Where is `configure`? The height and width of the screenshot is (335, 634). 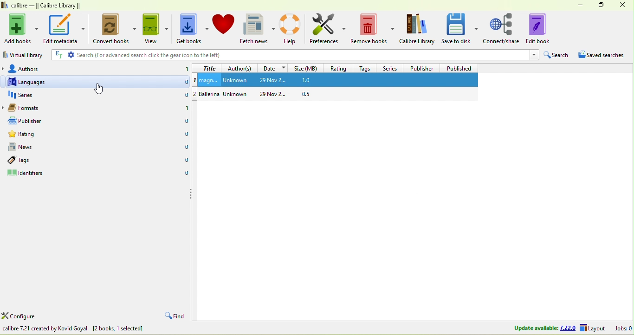 configure is located at coordinates (22, 316).